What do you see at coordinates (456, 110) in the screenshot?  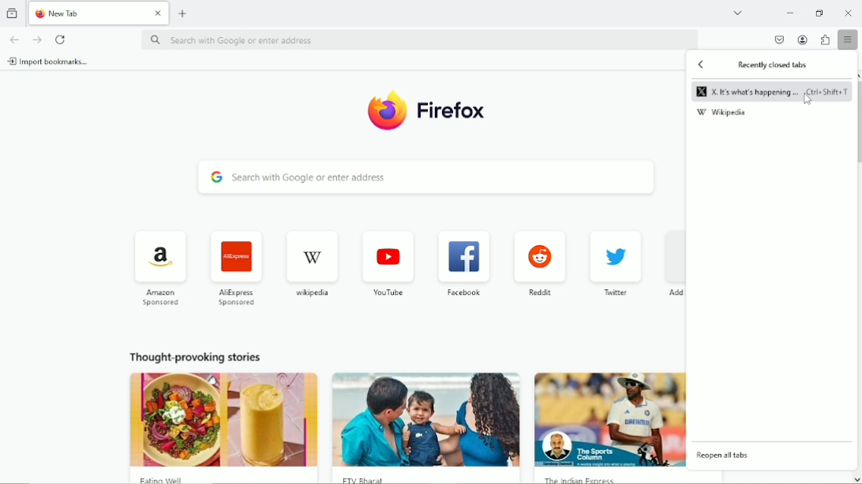 I see `Firefox` at bounding box center [456, 110].